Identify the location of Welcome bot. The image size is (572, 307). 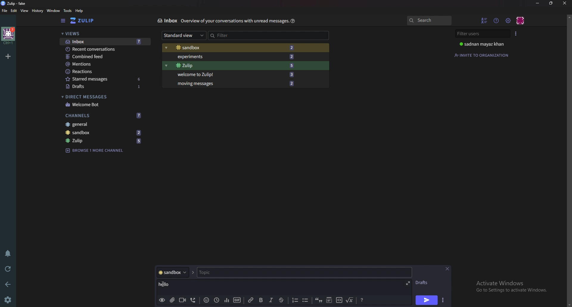
(104, 105).